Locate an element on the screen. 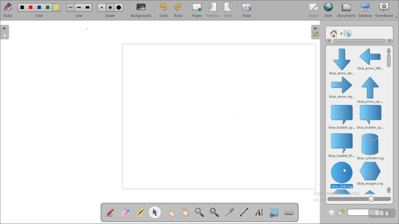 This screenshot has width=399, height=224. new folder is located at coordinates (360, 212).